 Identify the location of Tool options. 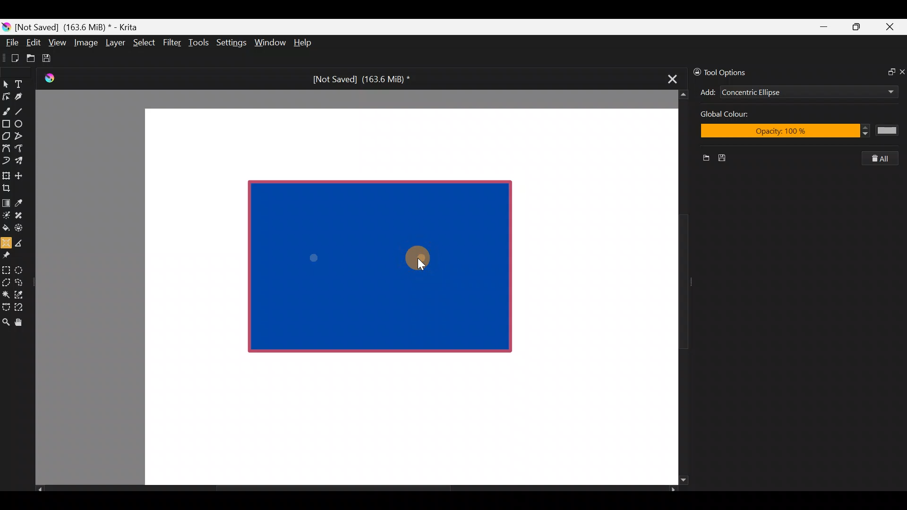
(734, 72).